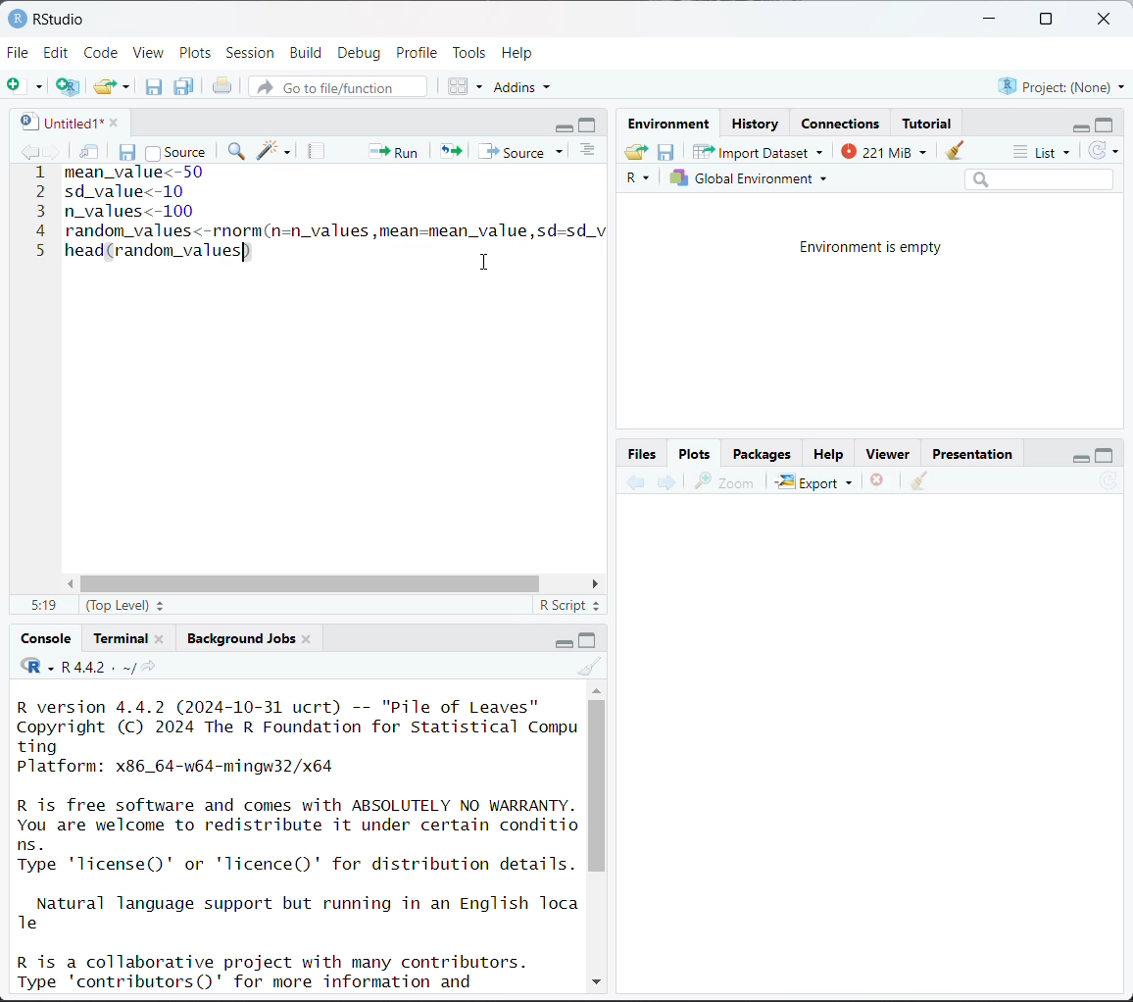  I want to click on print the current file, so click(223, 86).